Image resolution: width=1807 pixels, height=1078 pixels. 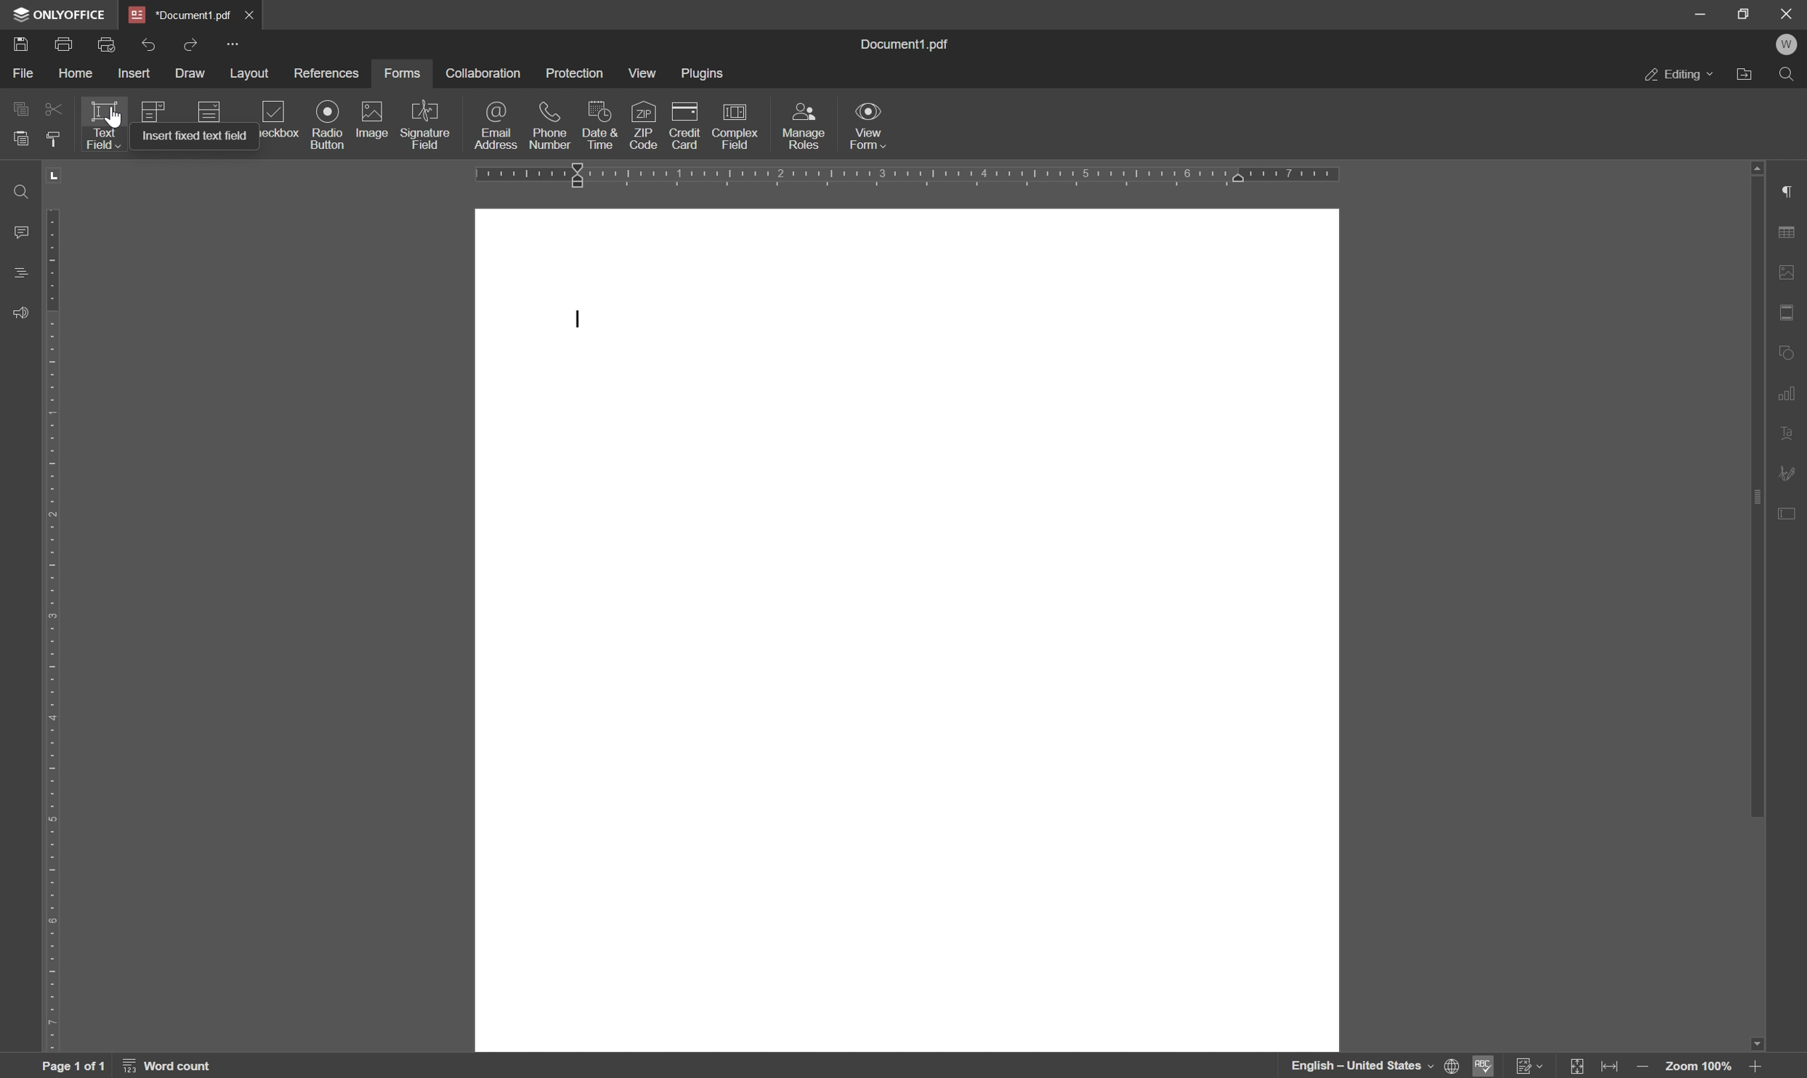 I want to click on Quick Access Toolbar, so click(x=233, y=44).